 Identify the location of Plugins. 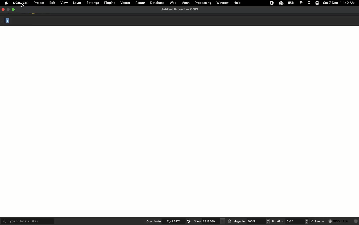
(110, 3).